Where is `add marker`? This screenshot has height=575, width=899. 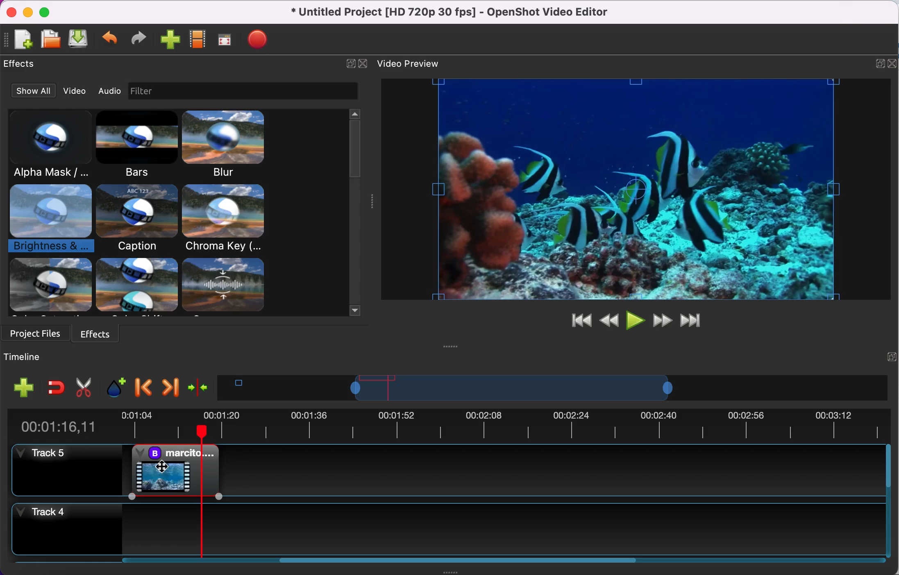
add marker is located at coordinates (112, 387).